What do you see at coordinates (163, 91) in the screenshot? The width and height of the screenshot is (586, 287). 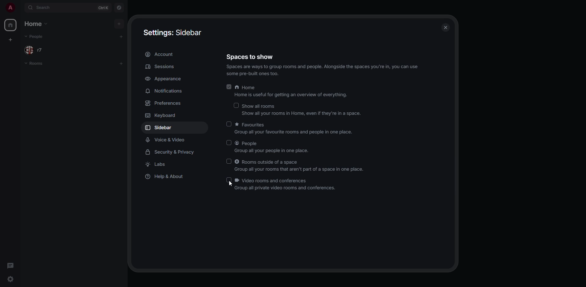 I see `notifications` at bounding box center [163, 91].